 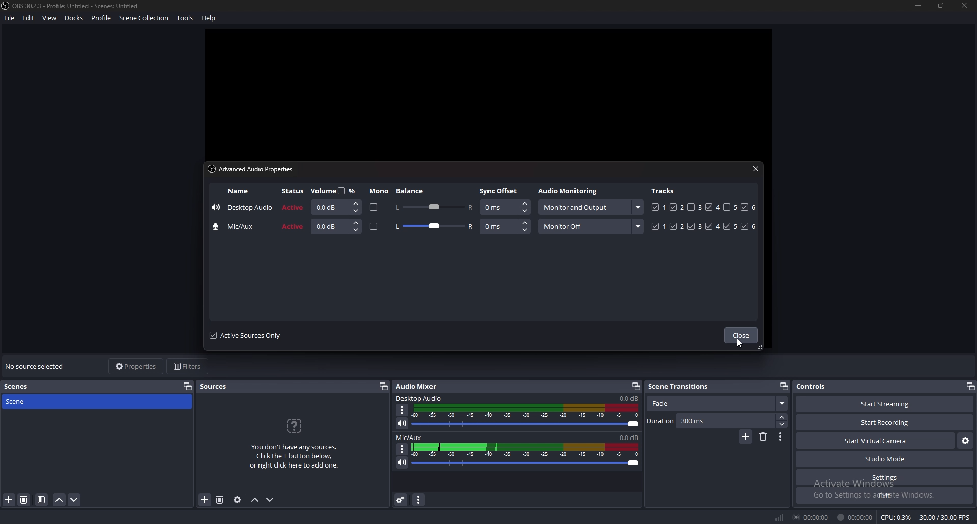 What do you see at coordinates (740, 344) in the screenshot?
I see `cursor` at bounding box center [740, 344].